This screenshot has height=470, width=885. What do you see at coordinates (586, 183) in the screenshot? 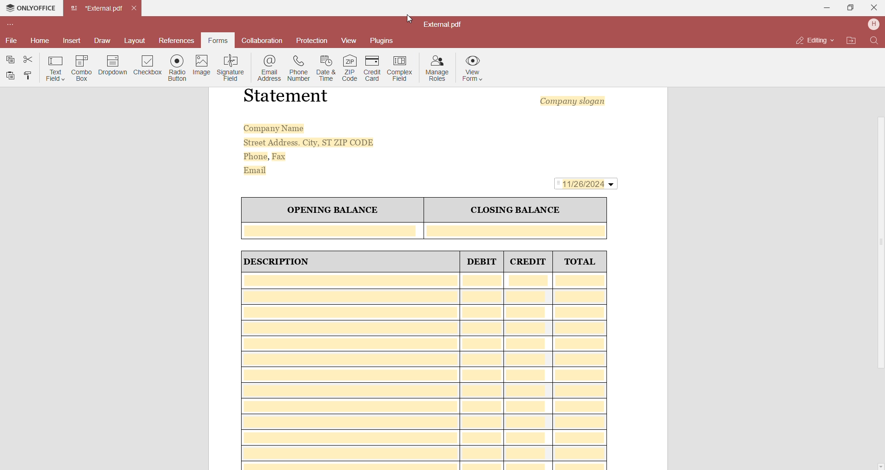
I see `11/26/2024(Date Field Added)` at bounding box center [586, 183].